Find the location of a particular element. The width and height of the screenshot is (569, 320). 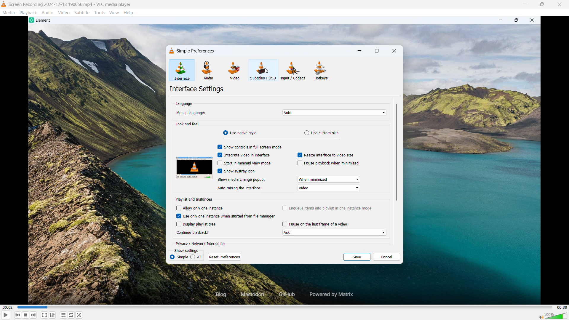

preview is located at coordinates (194, 167).